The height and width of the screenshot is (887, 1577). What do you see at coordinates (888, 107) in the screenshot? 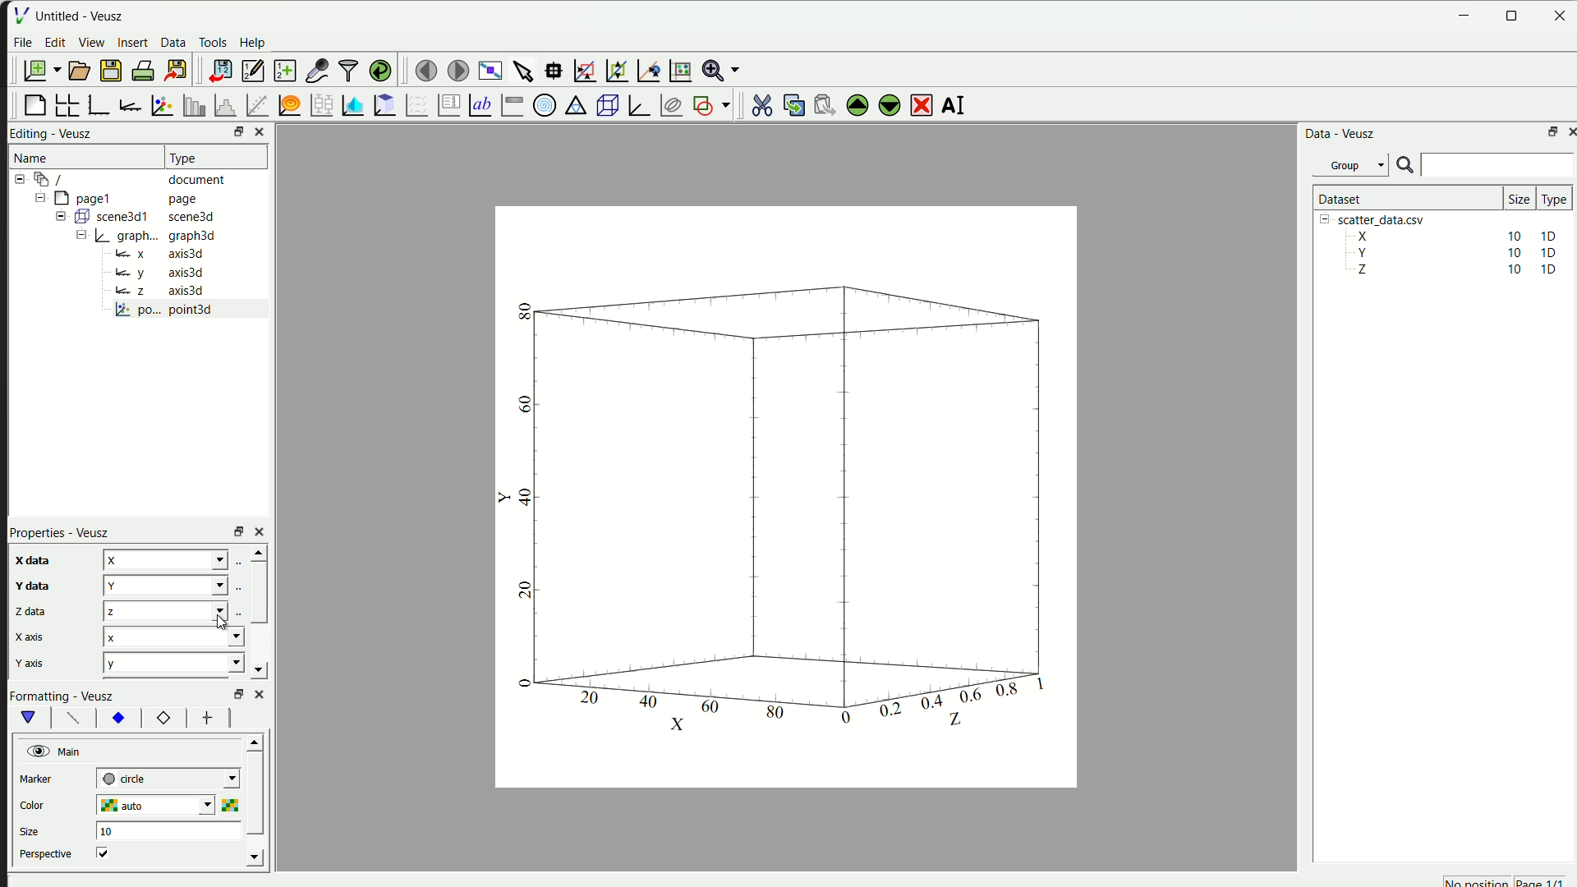
I see `move down the selected widget` at bounding box center [888, 107].